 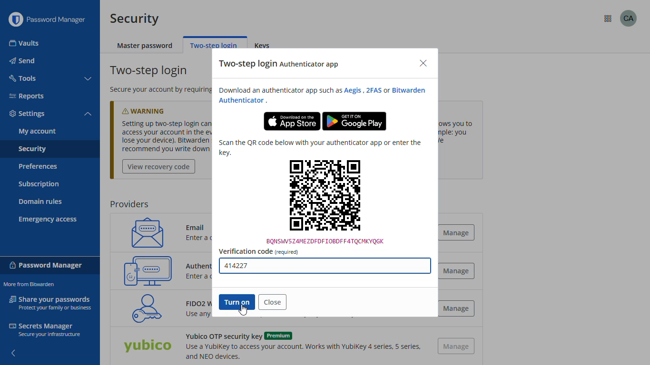 What do you see at coordinates (60, 19) in the screenshot?
I see `password manager` at bounding box center [60, 19].